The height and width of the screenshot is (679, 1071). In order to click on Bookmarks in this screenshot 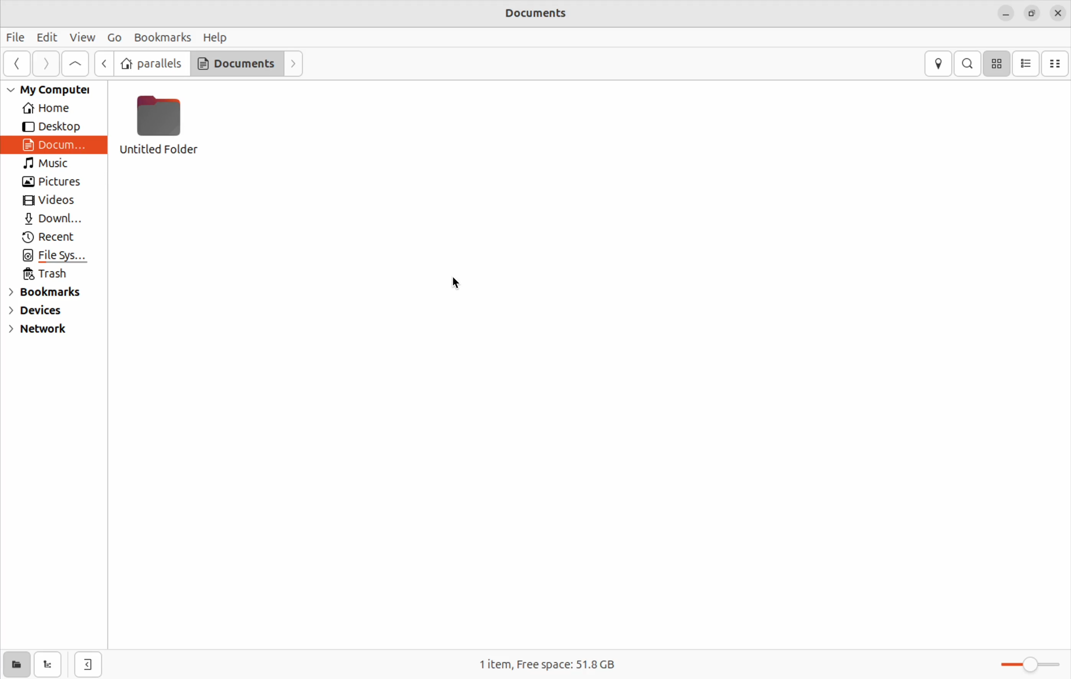, I will do `click(161, 34)`.